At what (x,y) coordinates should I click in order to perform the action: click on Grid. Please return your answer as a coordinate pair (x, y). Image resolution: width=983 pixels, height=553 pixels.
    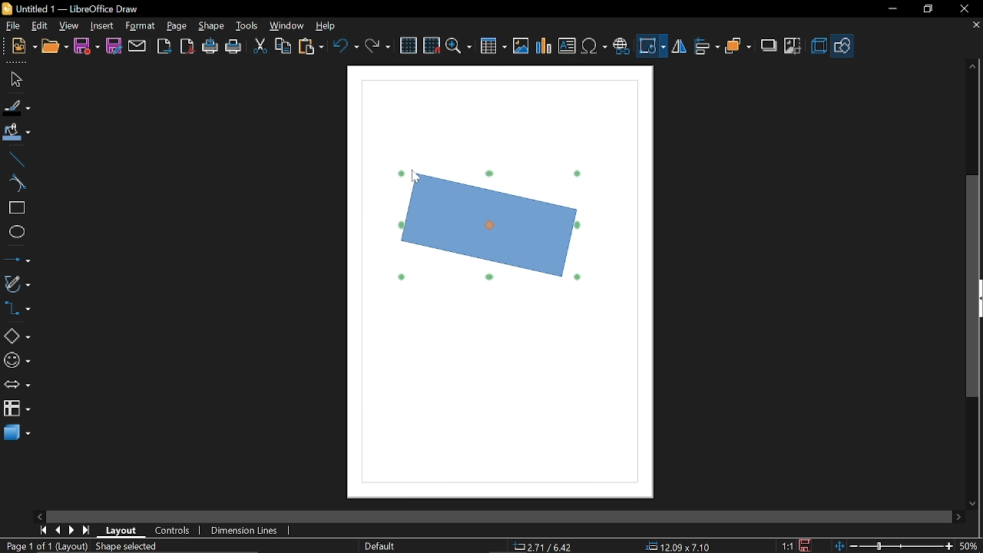
    Looking at the image, I should click on (409, 46).